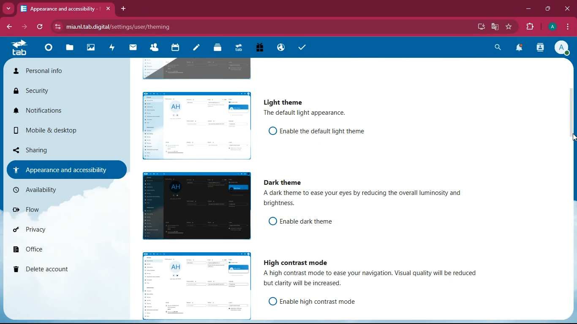 The image size is (577, 324). Describe the element at coordinates (174, 49) in the screenshot. I see `calendar` at that location.